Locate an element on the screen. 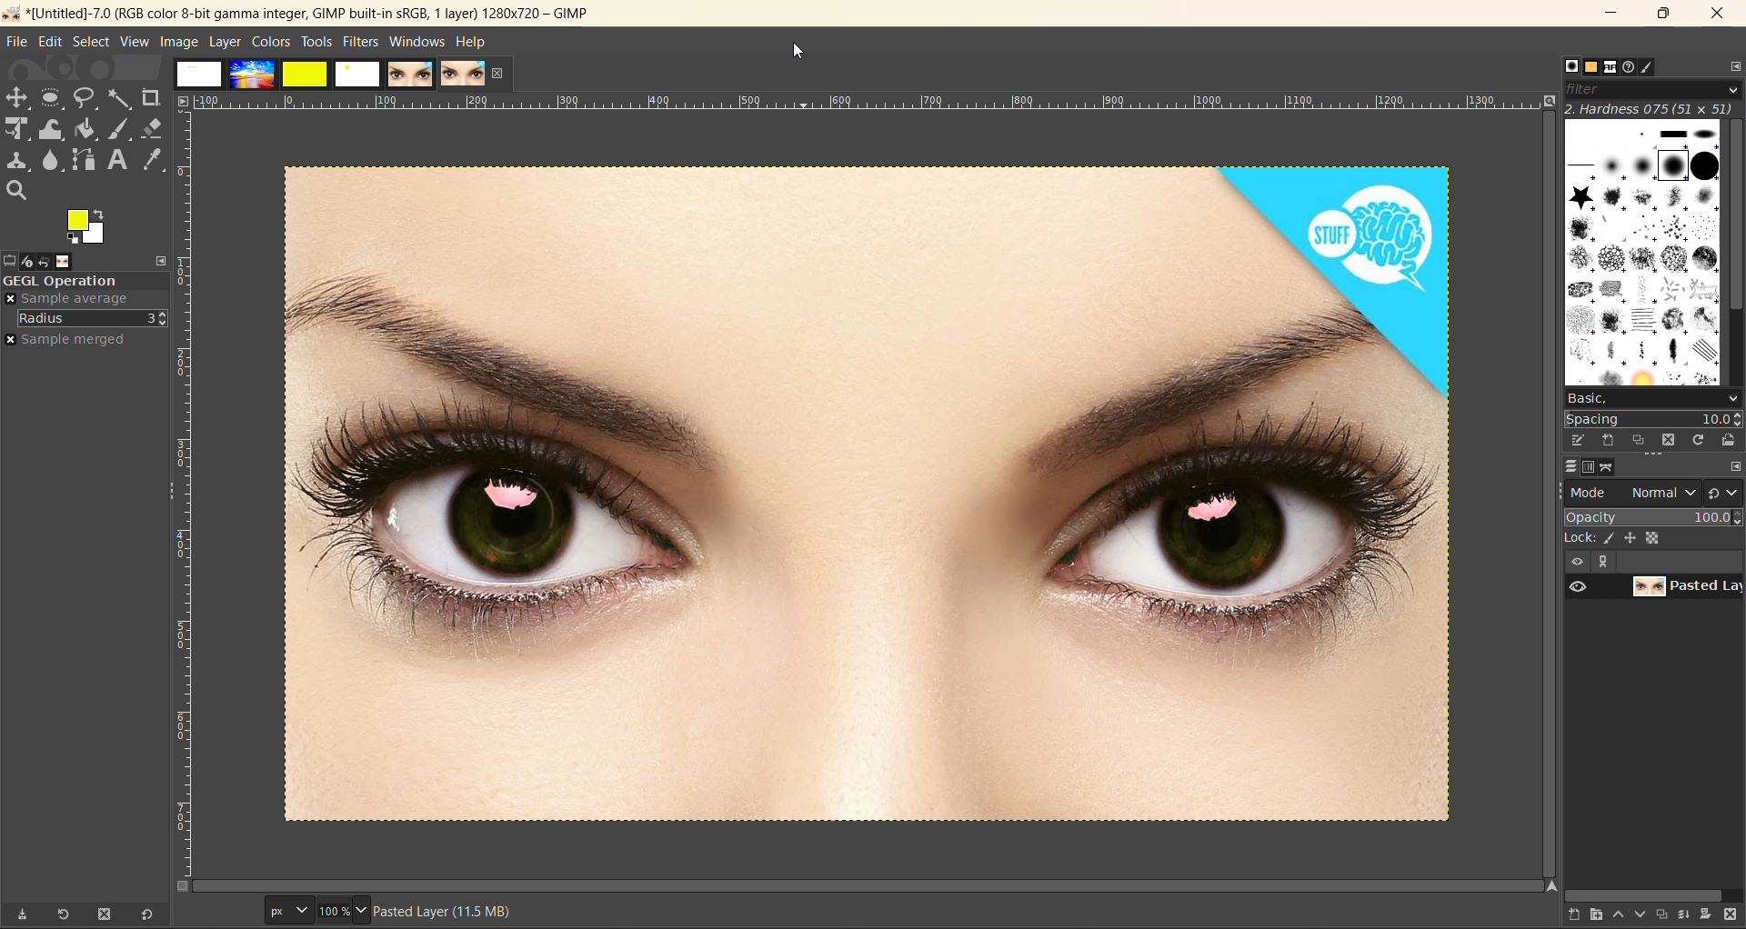 This screenshot has width=1746, height=929. channel is located at coordinates (1589, 467).